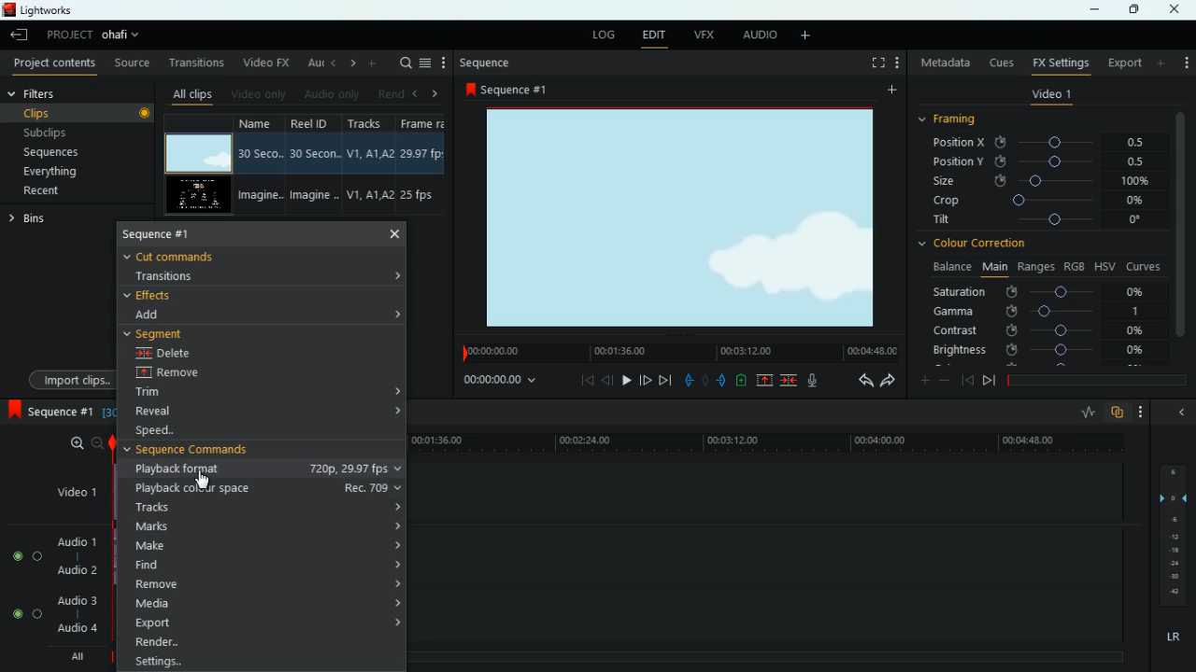  Describe the element at coordinates (174, 393) in the screenshot. I see `trim` at that location.